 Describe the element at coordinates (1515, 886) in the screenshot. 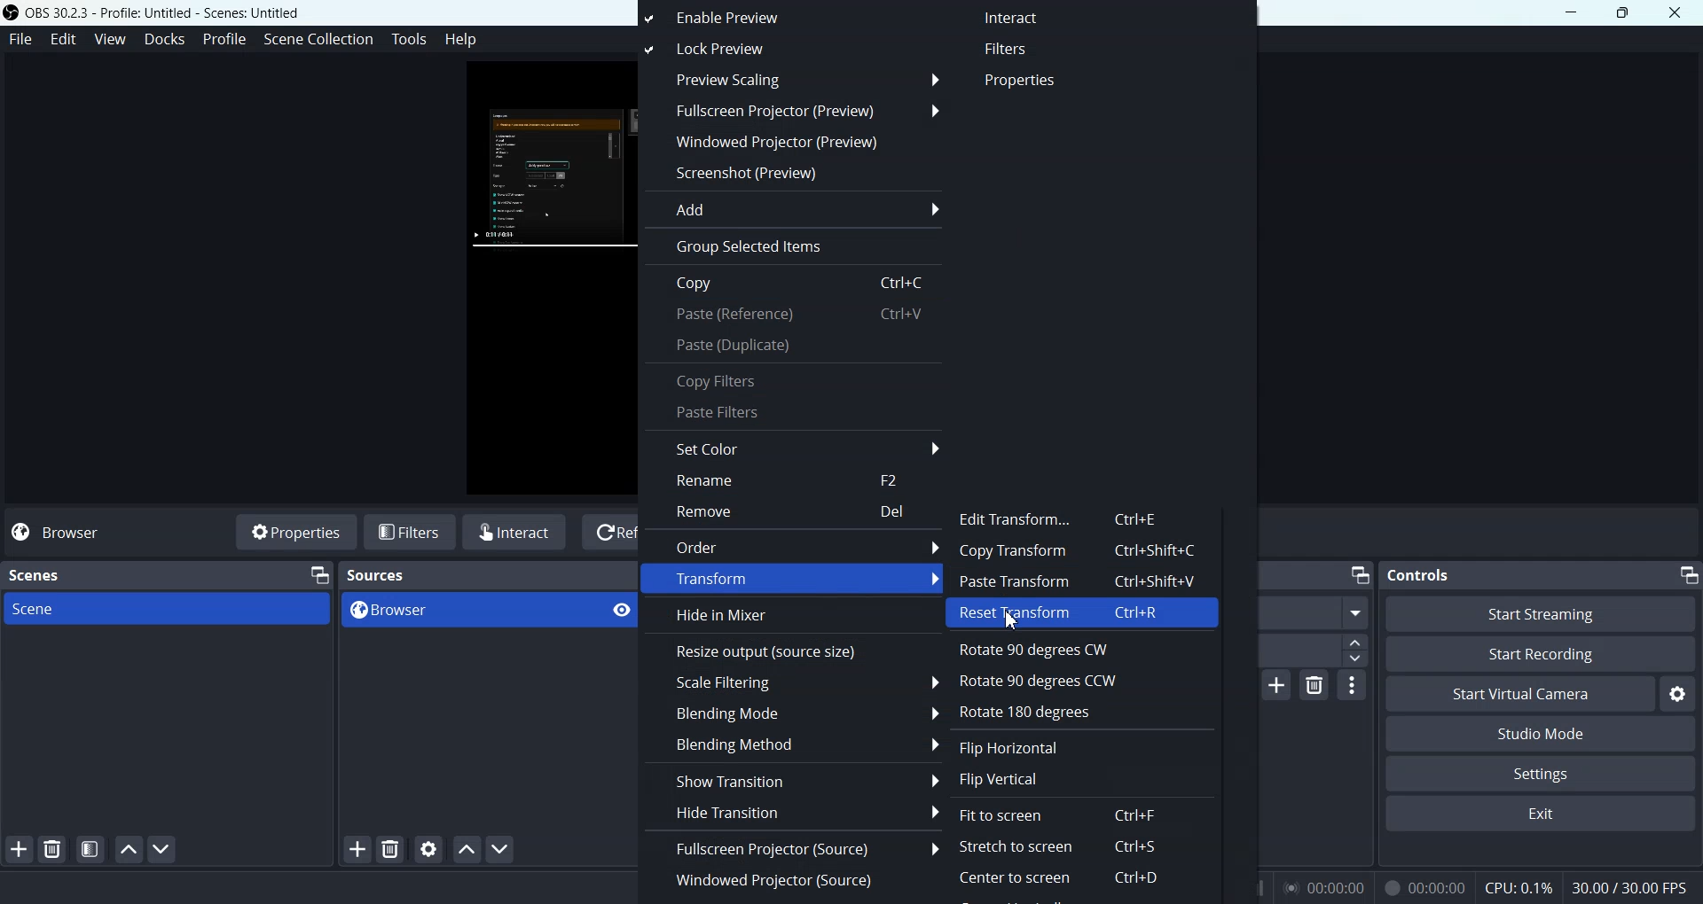

I see `CPU: 0.1%` at that location.